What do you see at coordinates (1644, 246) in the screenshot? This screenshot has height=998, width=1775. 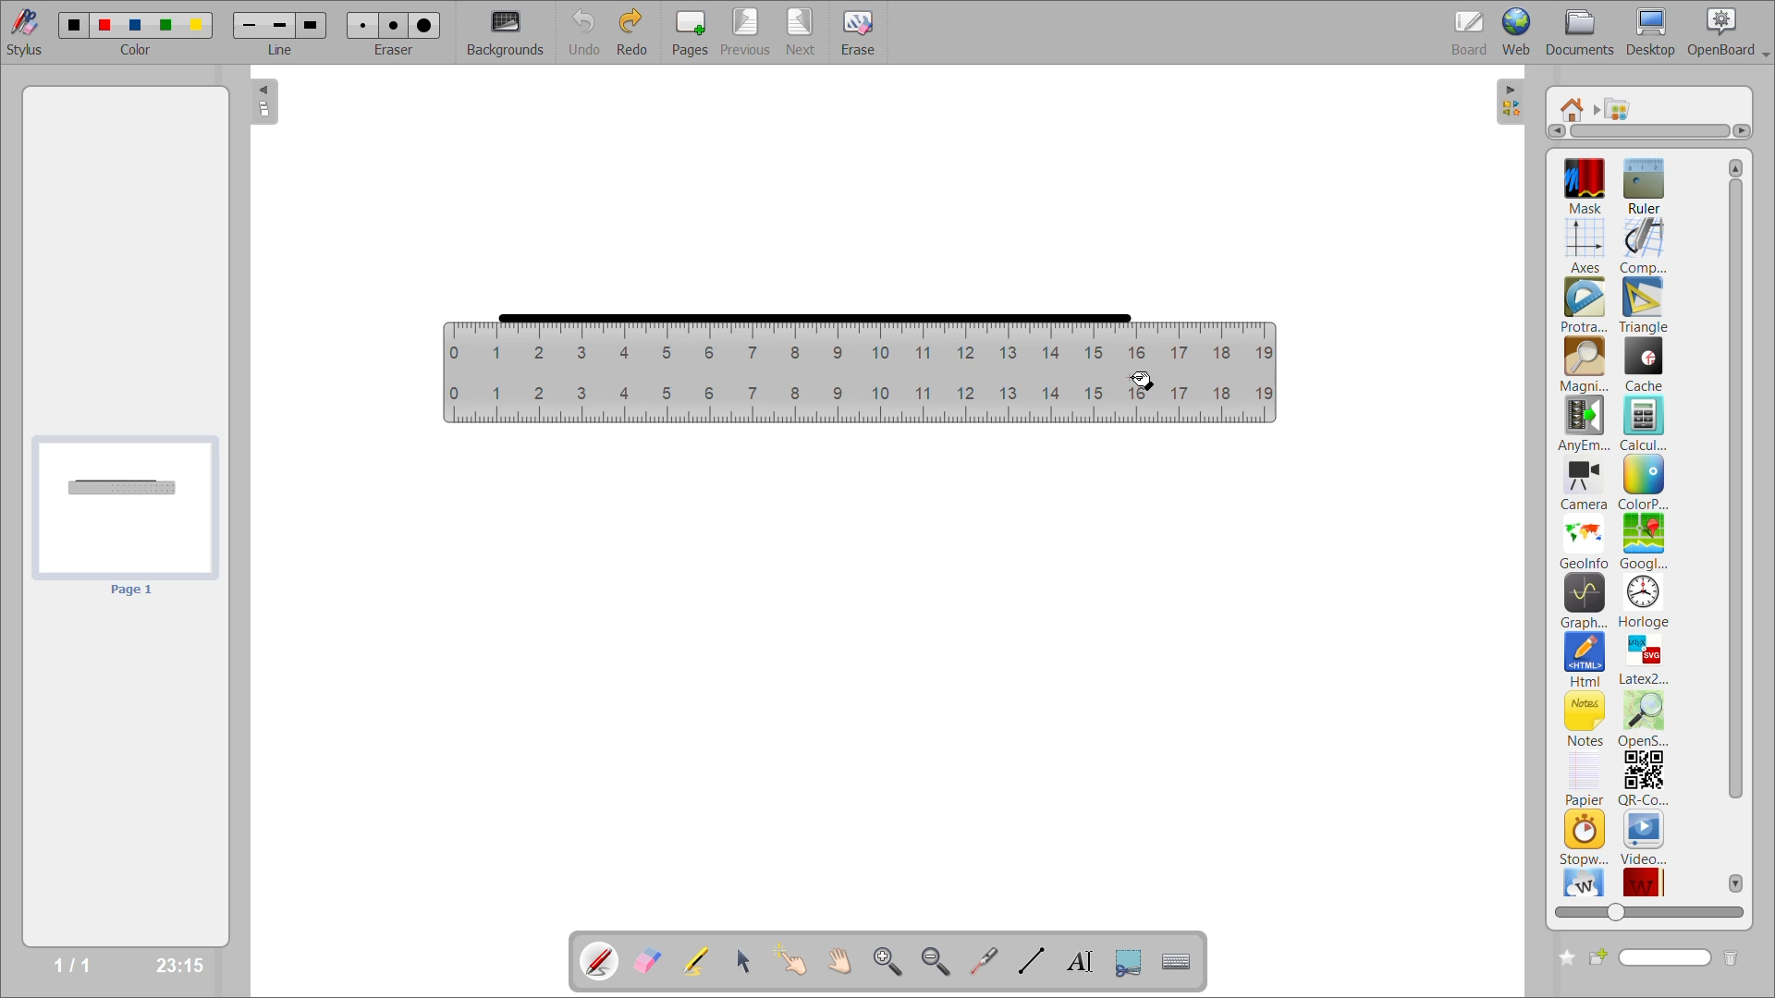 I see `compass` at bounding box center [1644, 246].